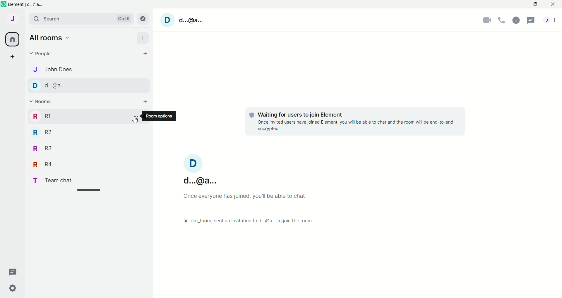  Describe the element at coordinates (184, 20) in the screenshot. I see `D d.@a.. profile` at that location.